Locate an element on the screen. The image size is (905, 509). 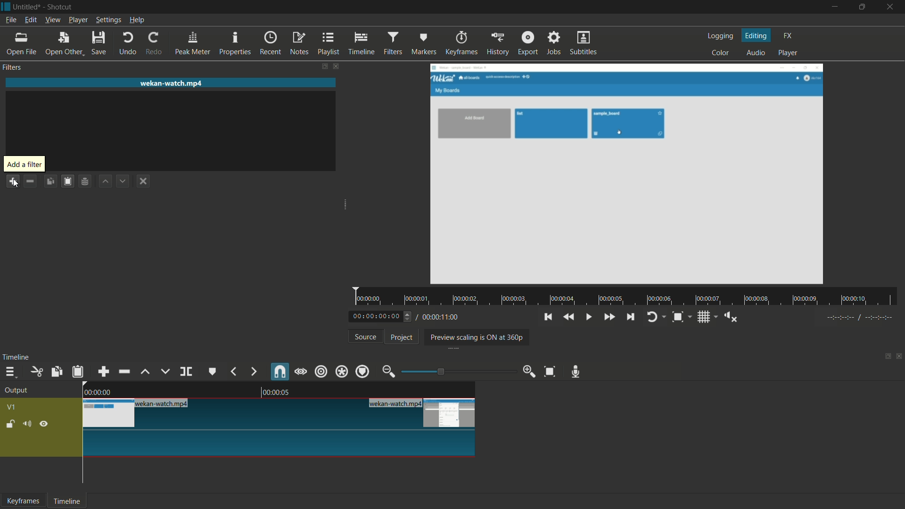
filters is located at coordinates (394, 43).